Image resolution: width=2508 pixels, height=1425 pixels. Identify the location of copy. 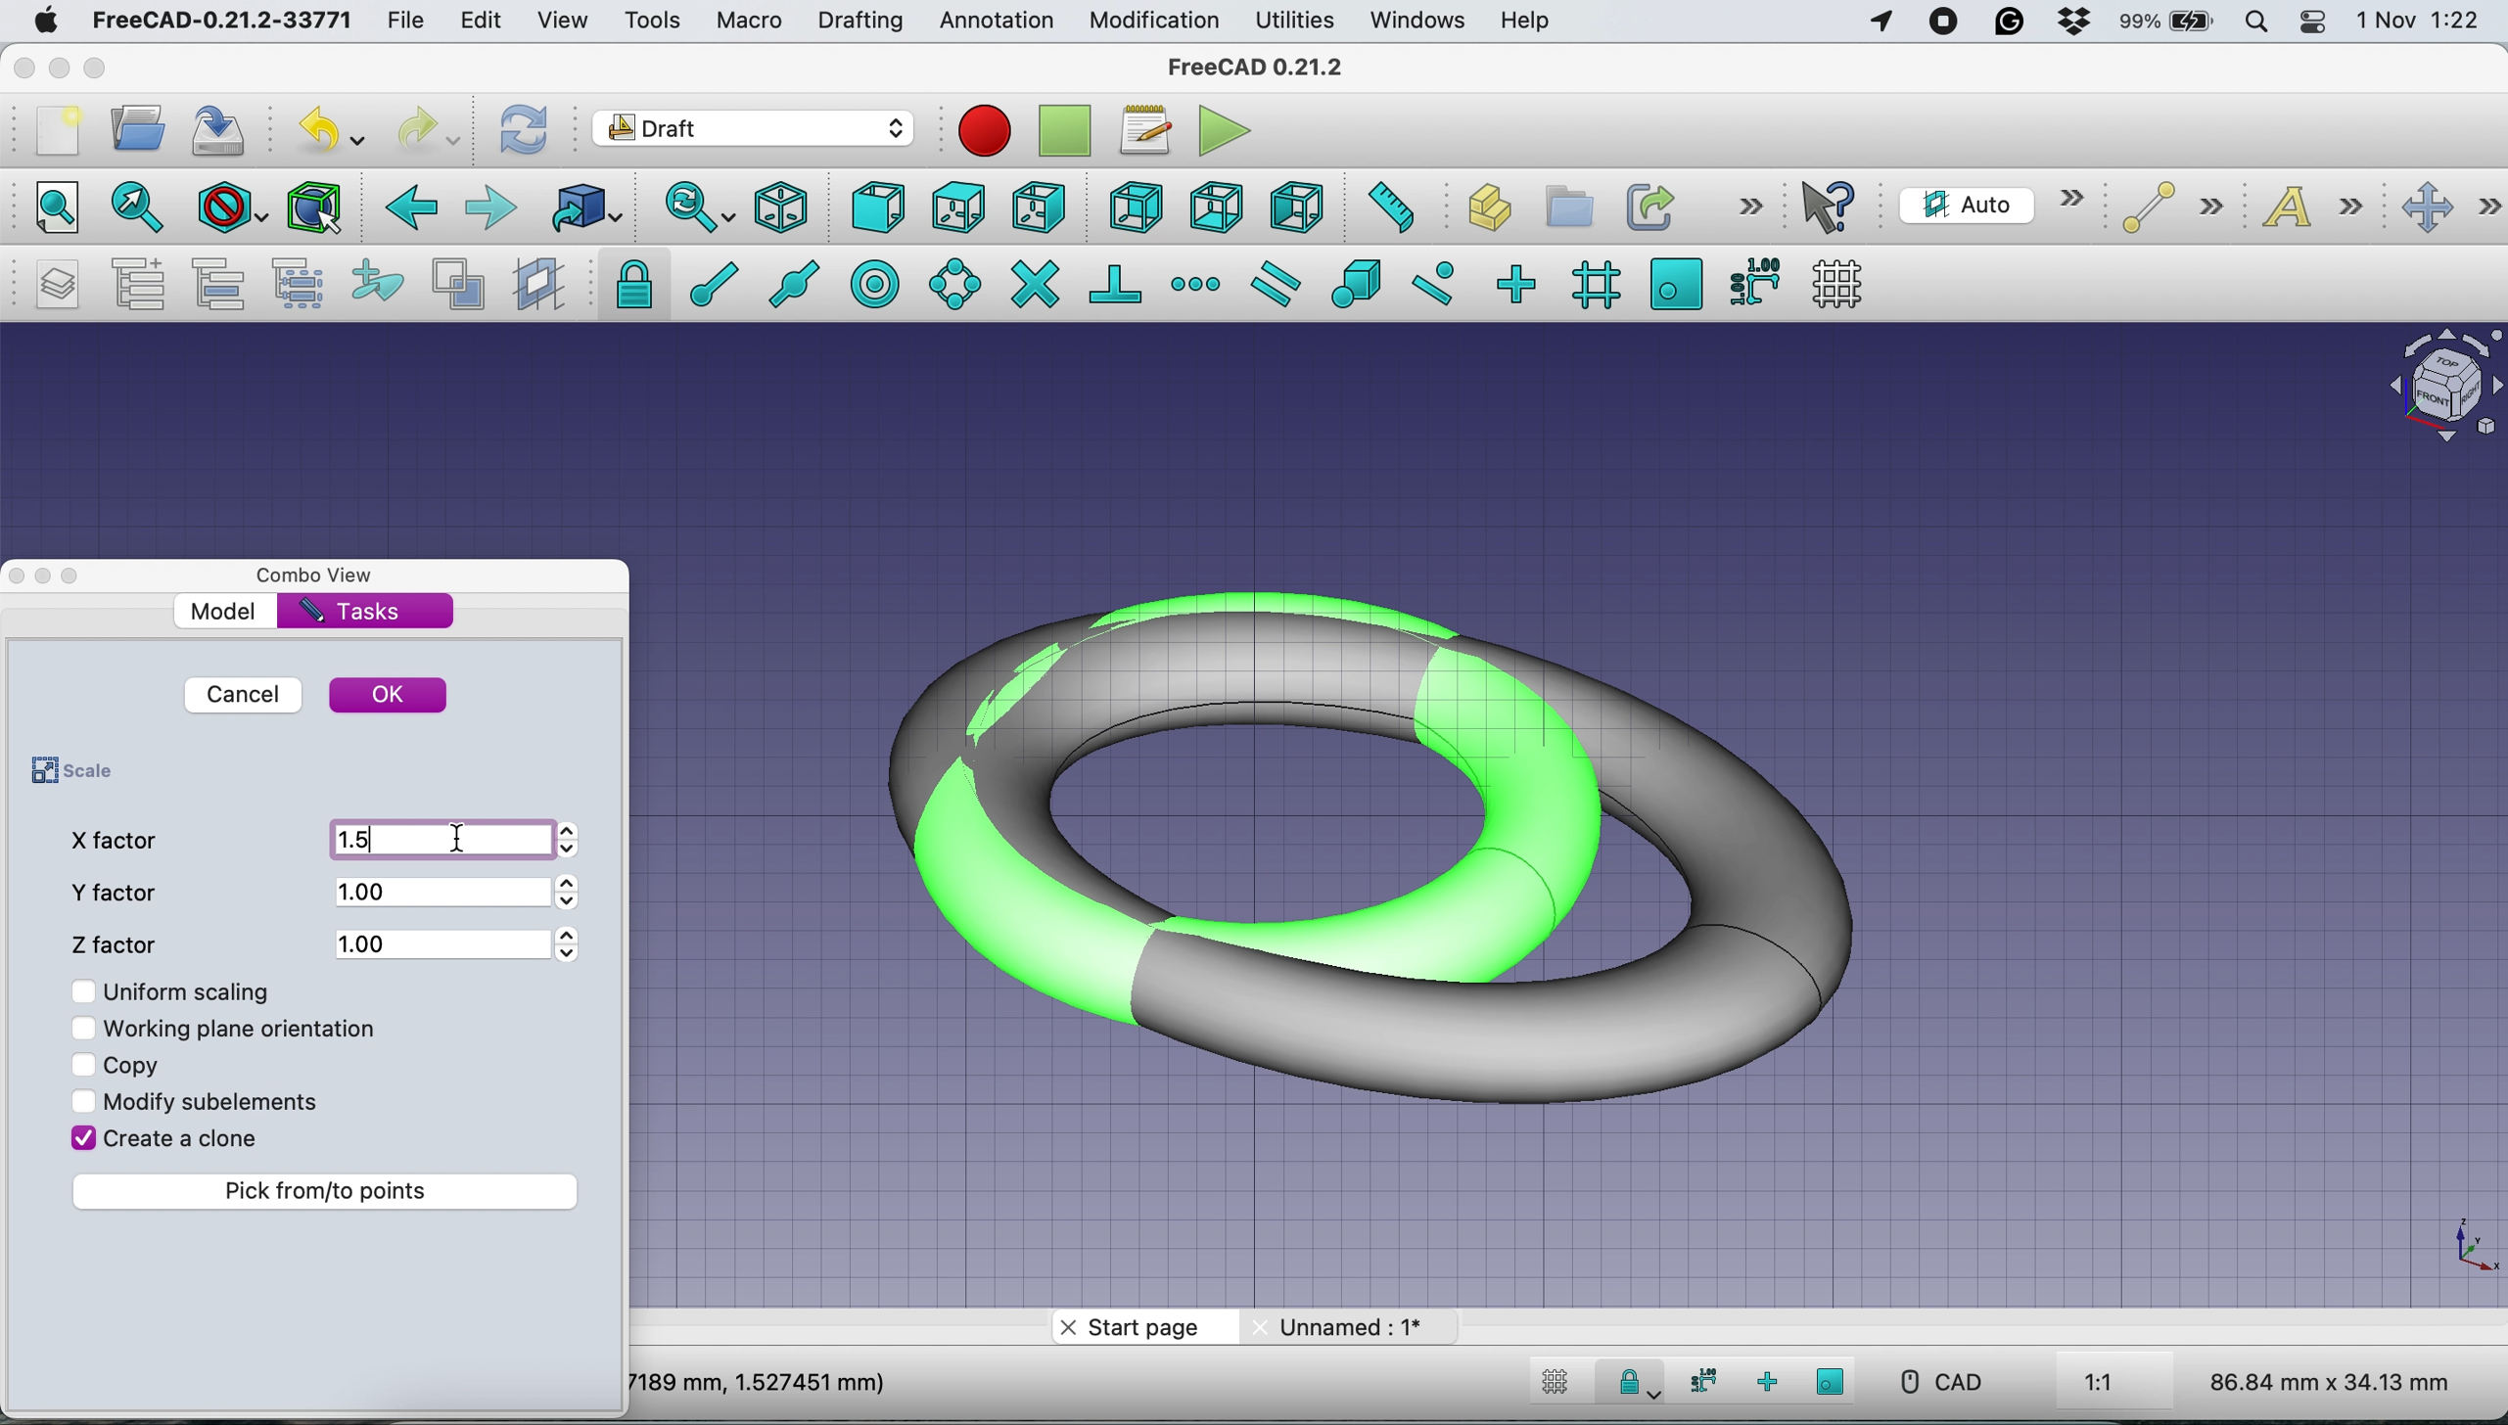
(135, 1061).